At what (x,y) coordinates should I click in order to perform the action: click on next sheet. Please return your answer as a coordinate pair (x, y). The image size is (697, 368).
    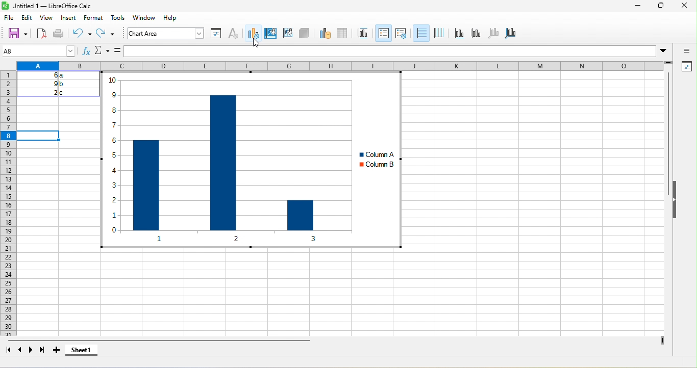
    Looking at the image, I should click on (30, 351).